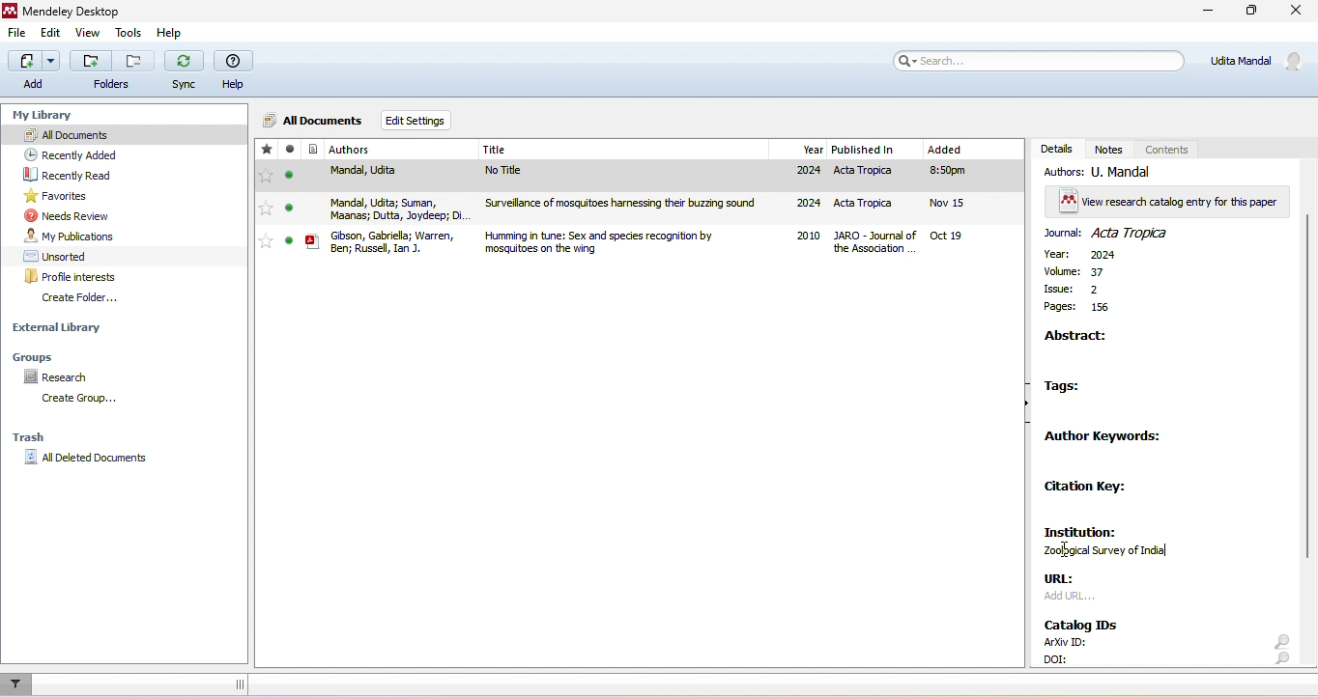 The height and width of the screenshot is (697, 1318). Describe the element at coordinates (50, 116) in the screenshot. I see `my library` at that location.